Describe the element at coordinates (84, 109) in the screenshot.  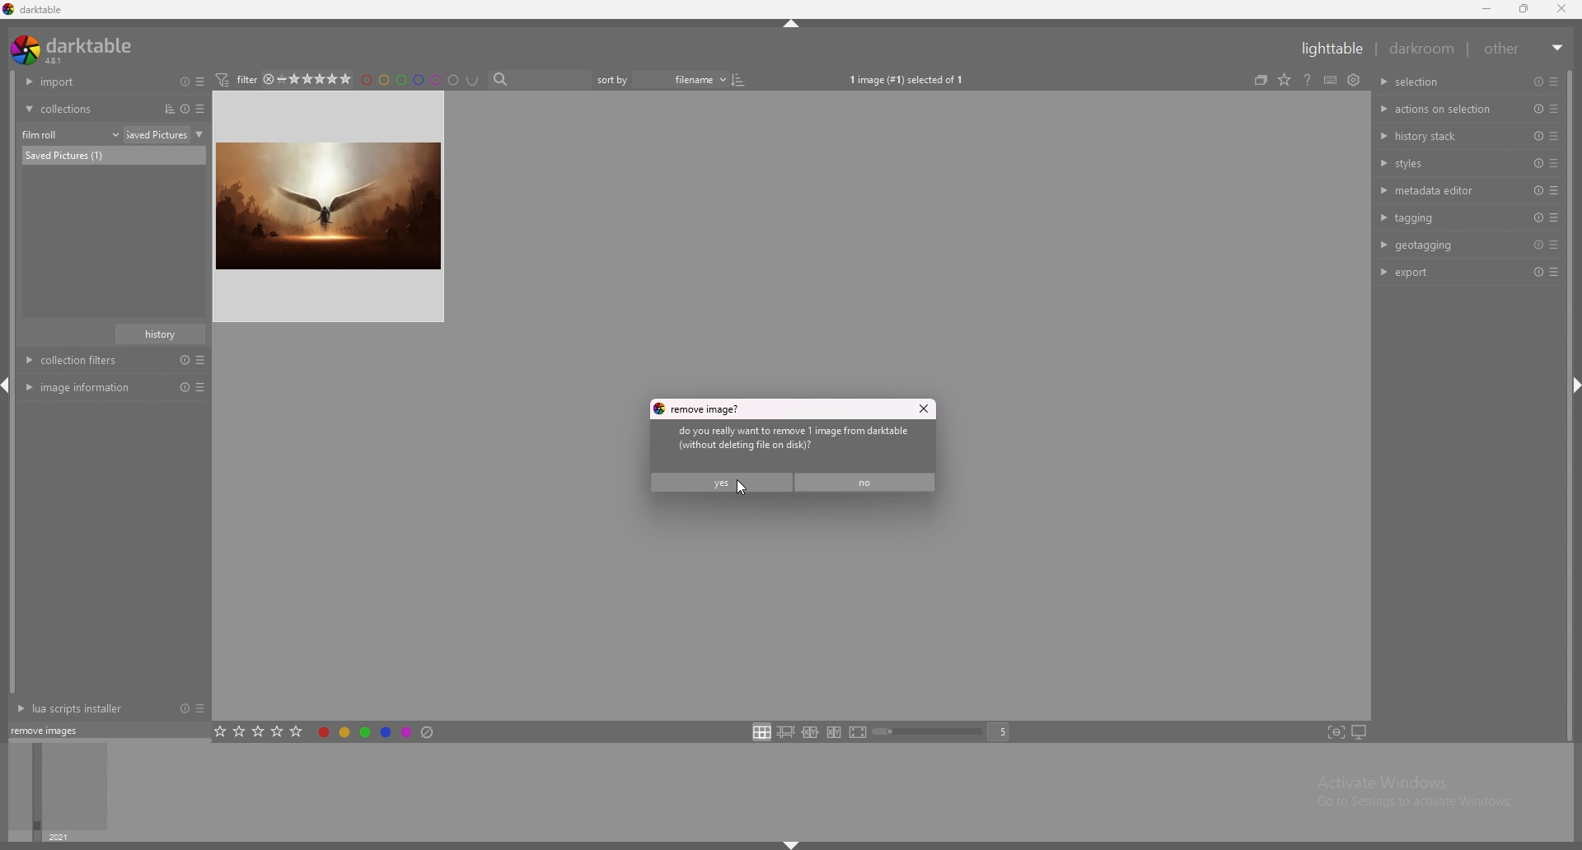
I see `collections` at that location.